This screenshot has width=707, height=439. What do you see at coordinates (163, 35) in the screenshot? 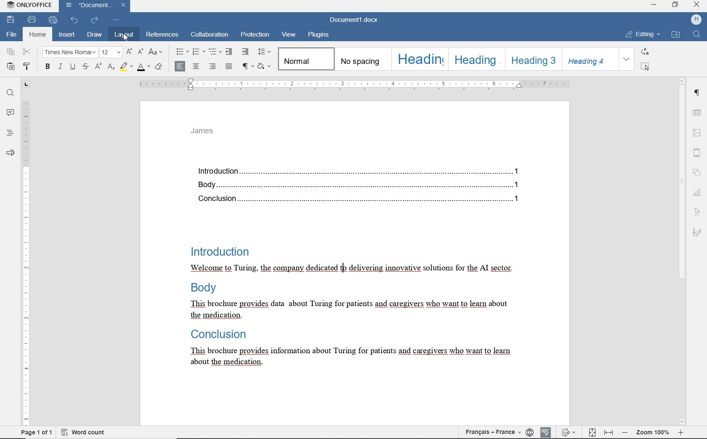
I see `references` at bounding box center [163, 35].